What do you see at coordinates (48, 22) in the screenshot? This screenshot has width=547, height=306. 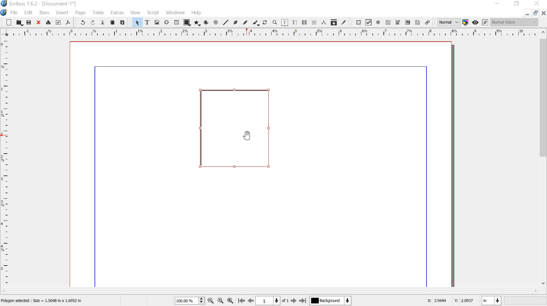 I see `print` at bounding box center [48, 22].